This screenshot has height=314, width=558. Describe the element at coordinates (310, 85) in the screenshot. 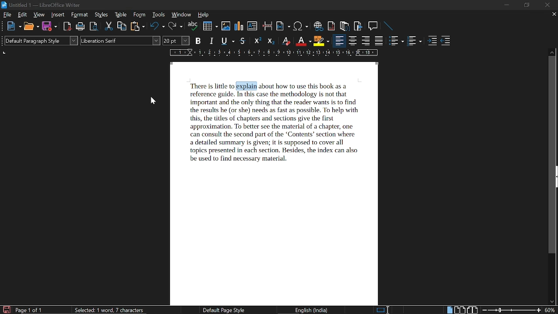

I see `TT — —` at that location.